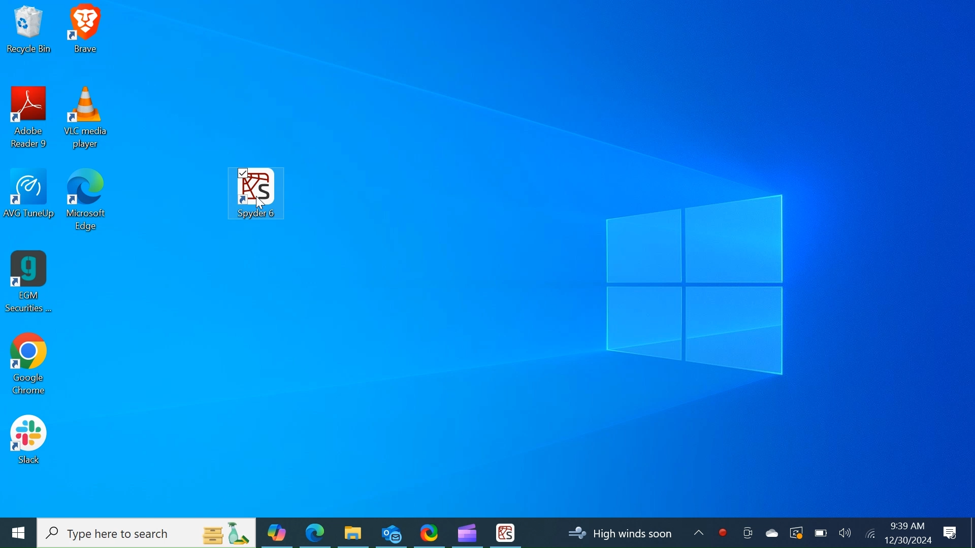 The height and width of the screenshot is (548, 975). Describe the element at coordinates (723, 533) in the screenshot. I see `Record` at that location.